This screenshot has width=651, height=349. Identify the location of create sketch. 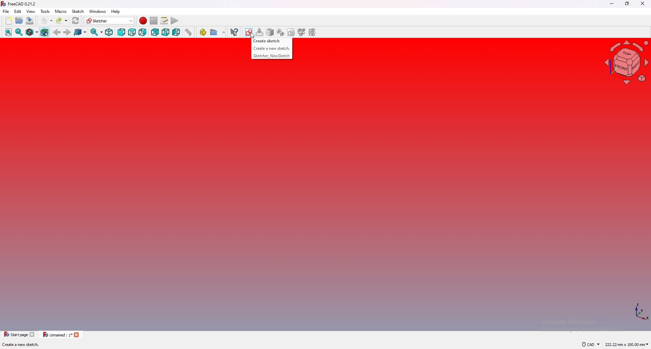
(266, 41).